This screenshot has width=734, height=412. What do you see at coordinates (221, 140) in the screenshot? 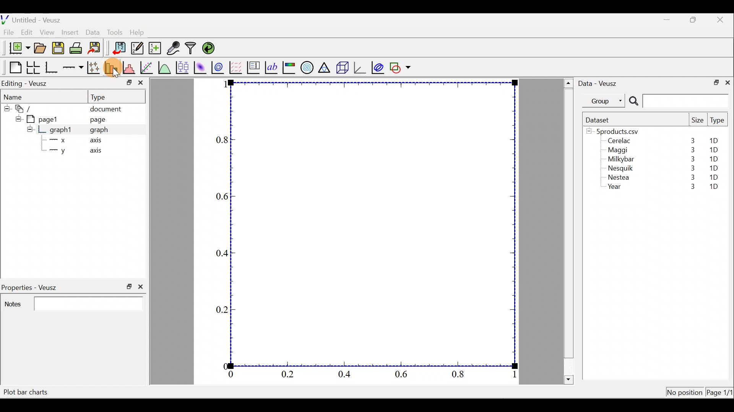
I see `0.8` at bounding box center [221, 140].